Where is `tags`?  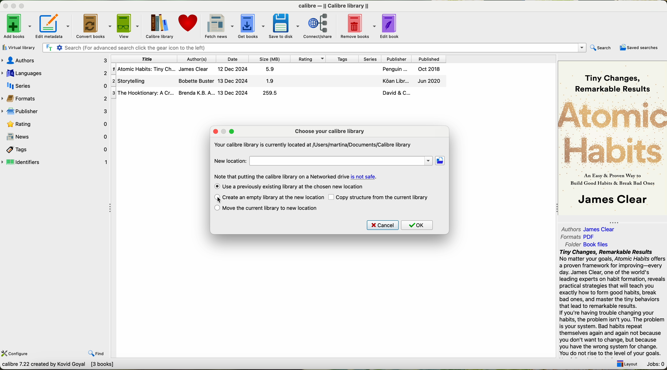
tags is located at coordinates (55, 149).